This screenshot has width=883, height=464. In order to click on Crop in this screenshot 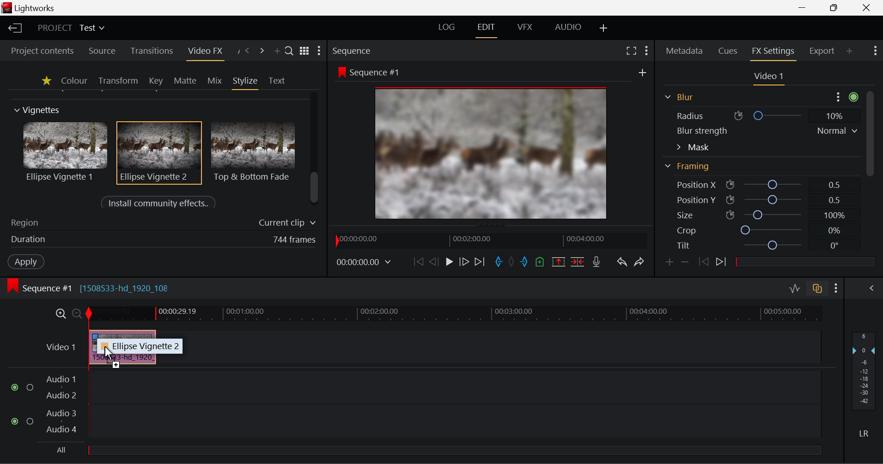, I will do `click(758, 231)`.